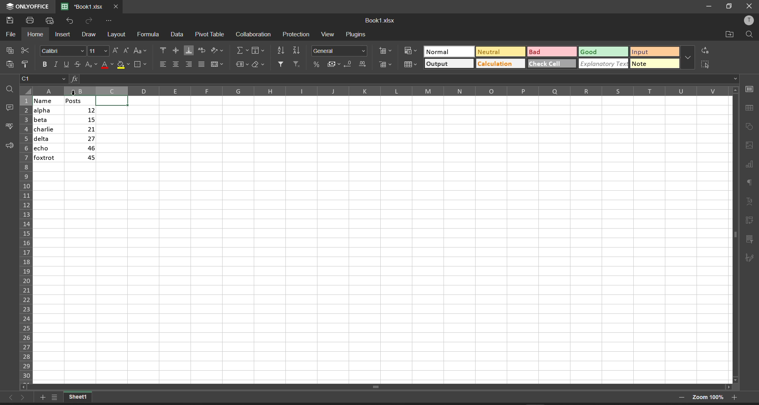 The image size is (759, 405). What do you see at coordinates (201, 65) in the screenshot?
I see `justified` at bounding box center [201, 65].